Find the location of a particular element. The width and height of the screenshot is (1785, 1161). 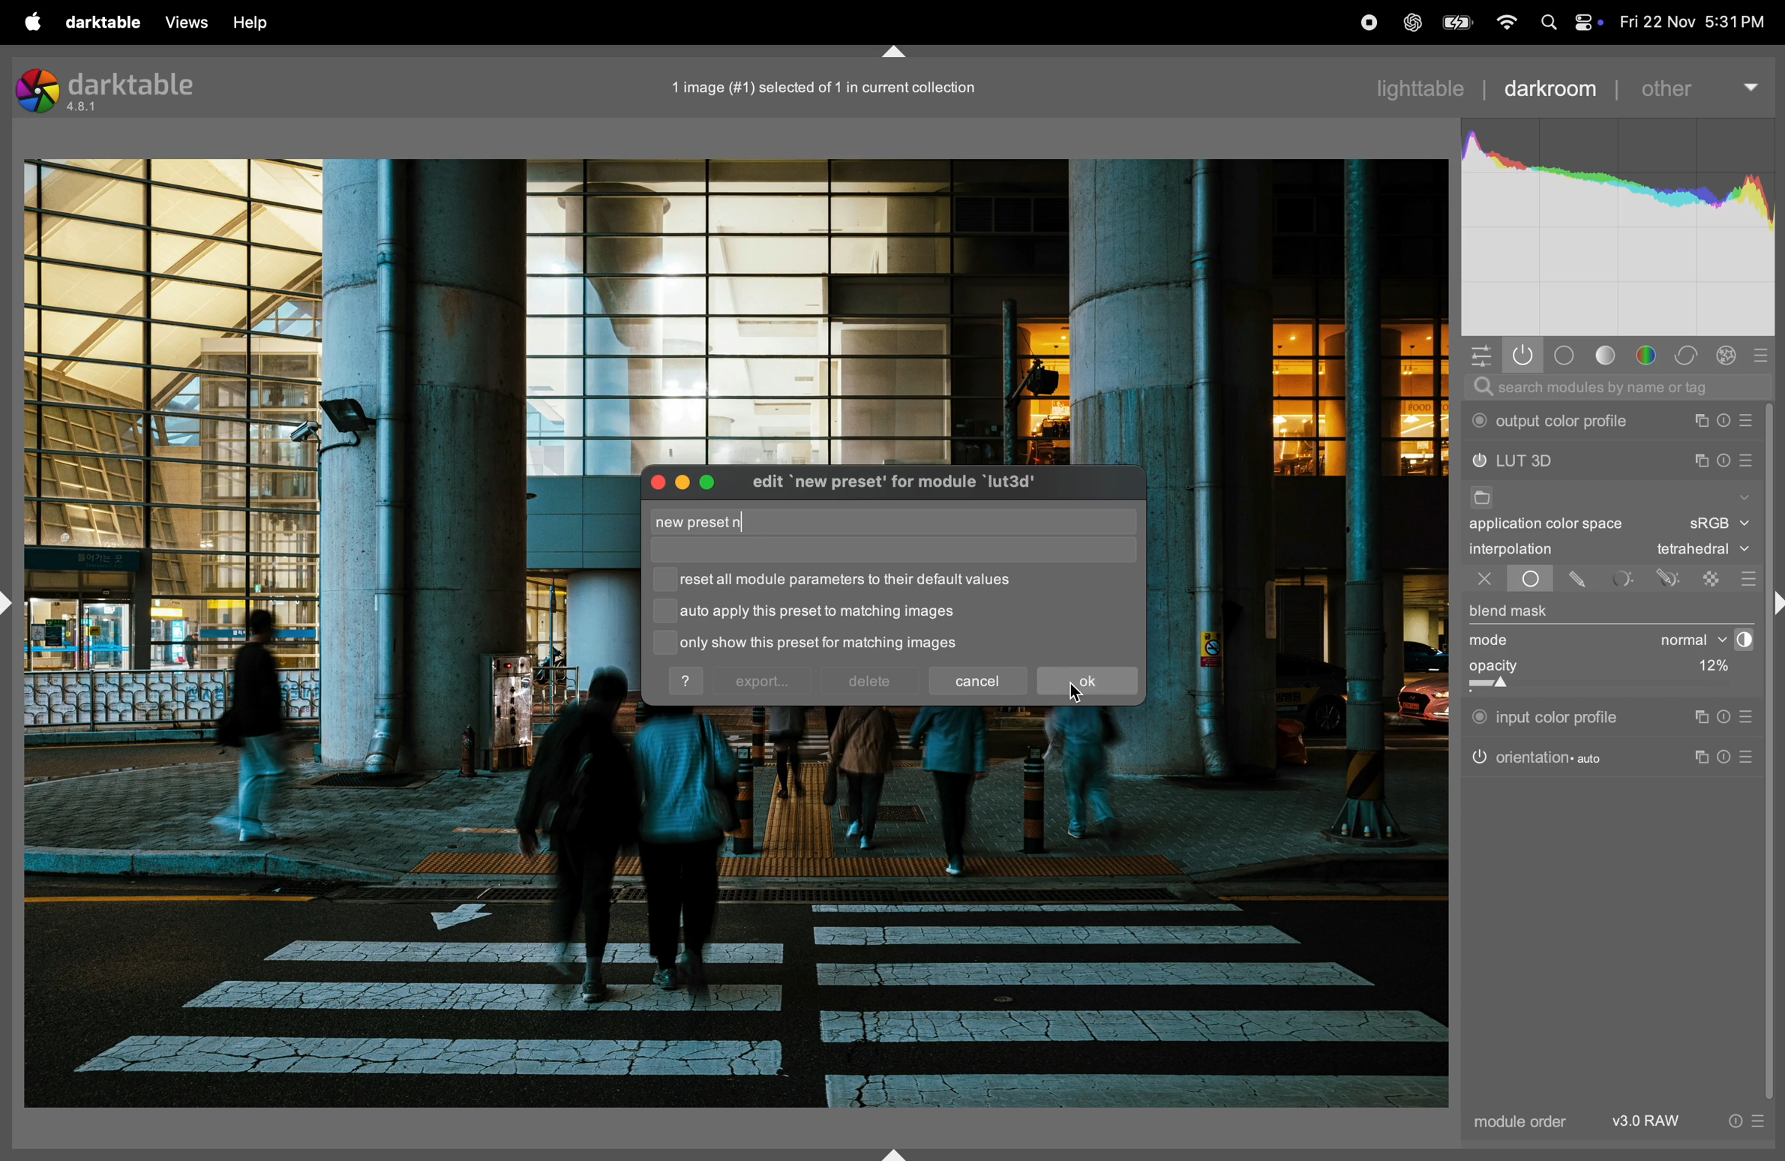

cancel is located at coordinates (980, 678).